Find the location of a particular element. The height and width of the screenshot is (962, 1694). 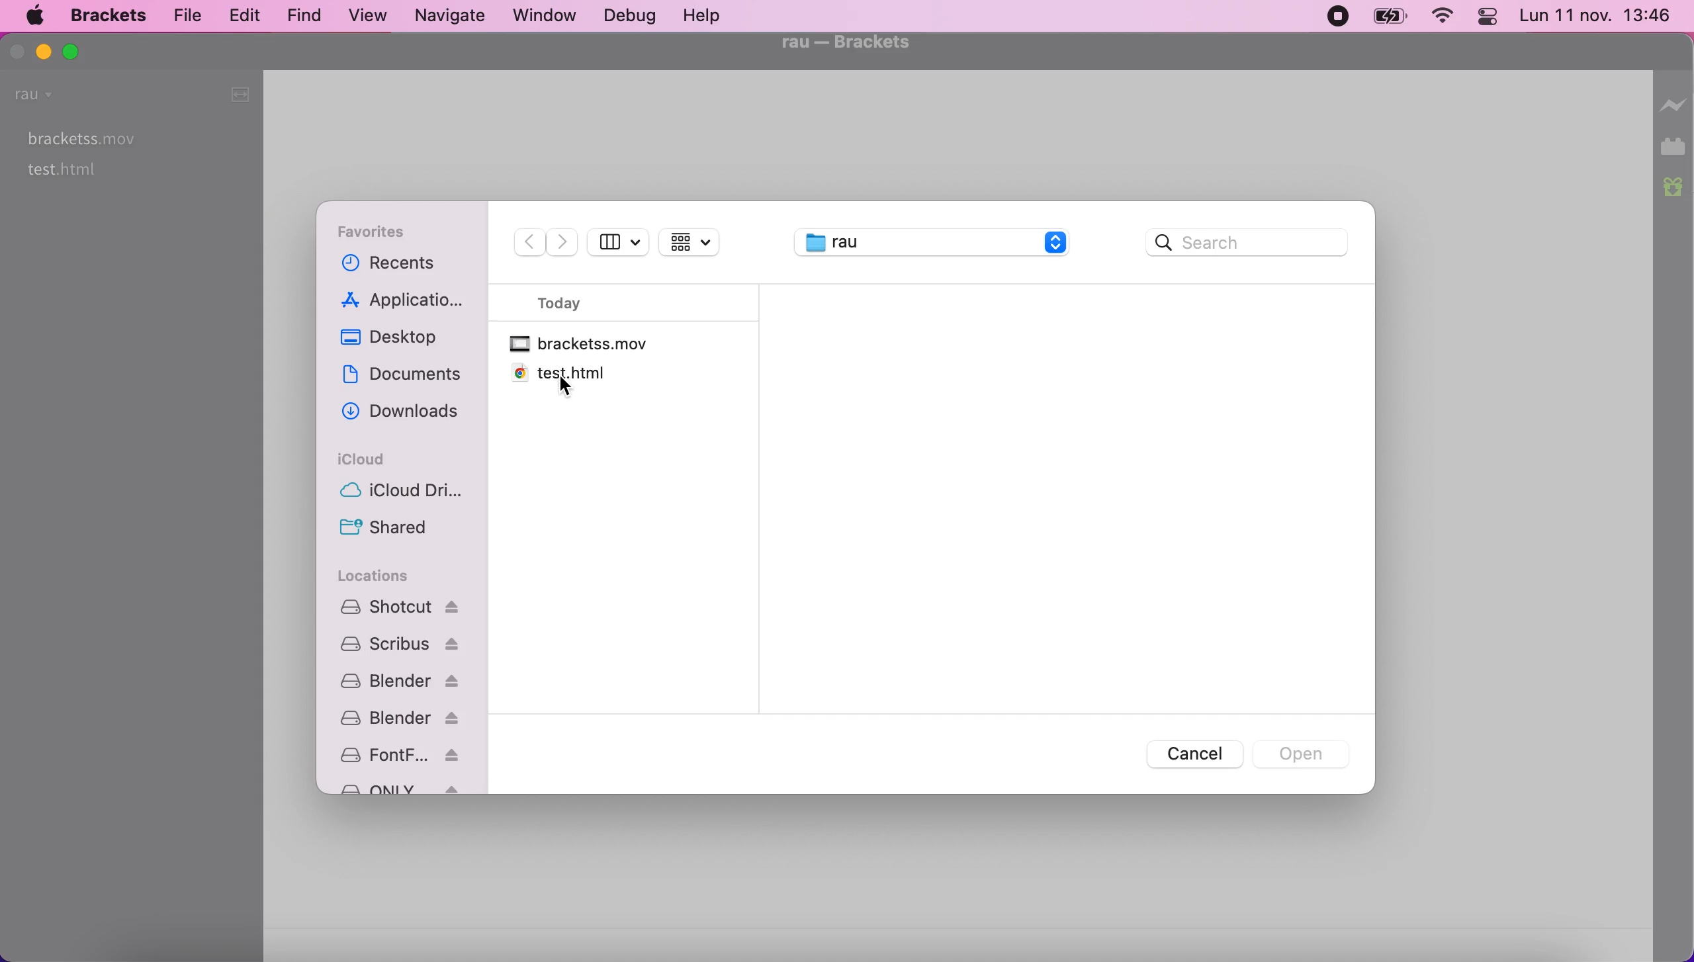

battery is located at coordinates (1390, 19).